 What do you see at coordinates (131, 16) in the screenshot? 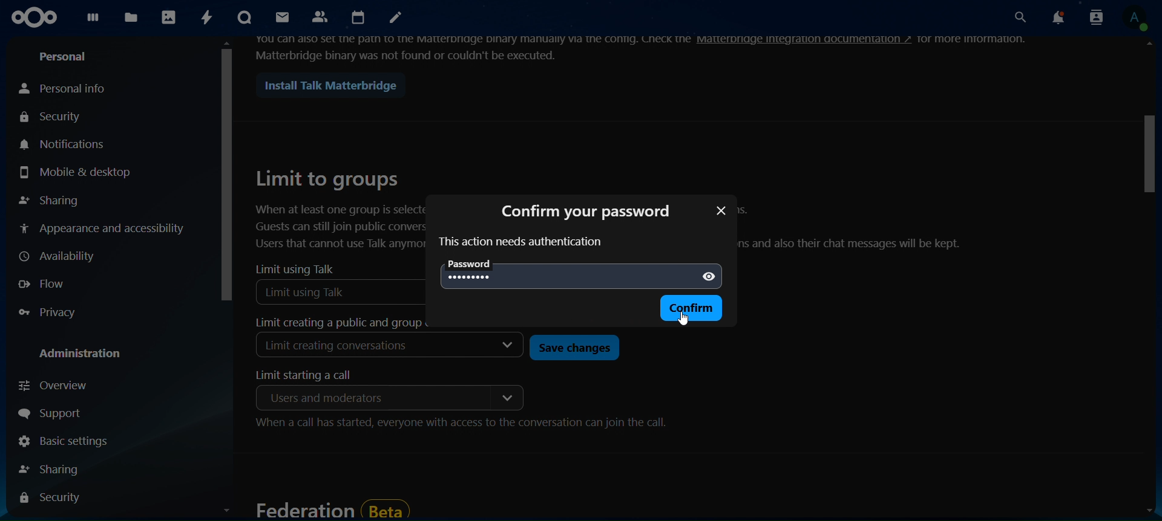
I see `files` at bounding box center [131, 16].